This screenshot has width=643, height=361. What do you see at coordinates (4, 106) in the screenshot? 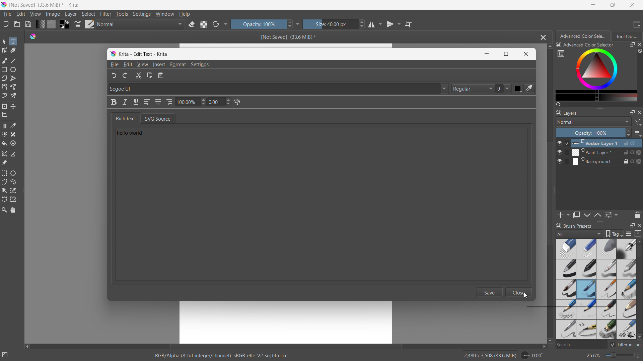
I see `transform a layer or selection` at bounding box center [4, 106].